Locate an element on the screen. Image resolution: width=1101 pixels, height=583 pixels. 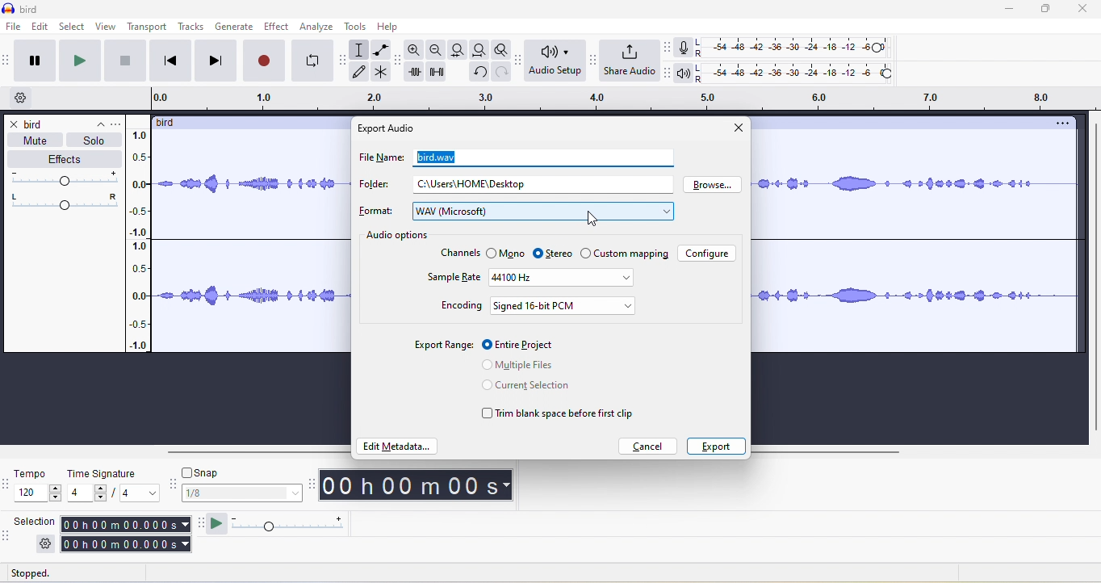
horizontal scroll bar is located at coordinates (256, 453).